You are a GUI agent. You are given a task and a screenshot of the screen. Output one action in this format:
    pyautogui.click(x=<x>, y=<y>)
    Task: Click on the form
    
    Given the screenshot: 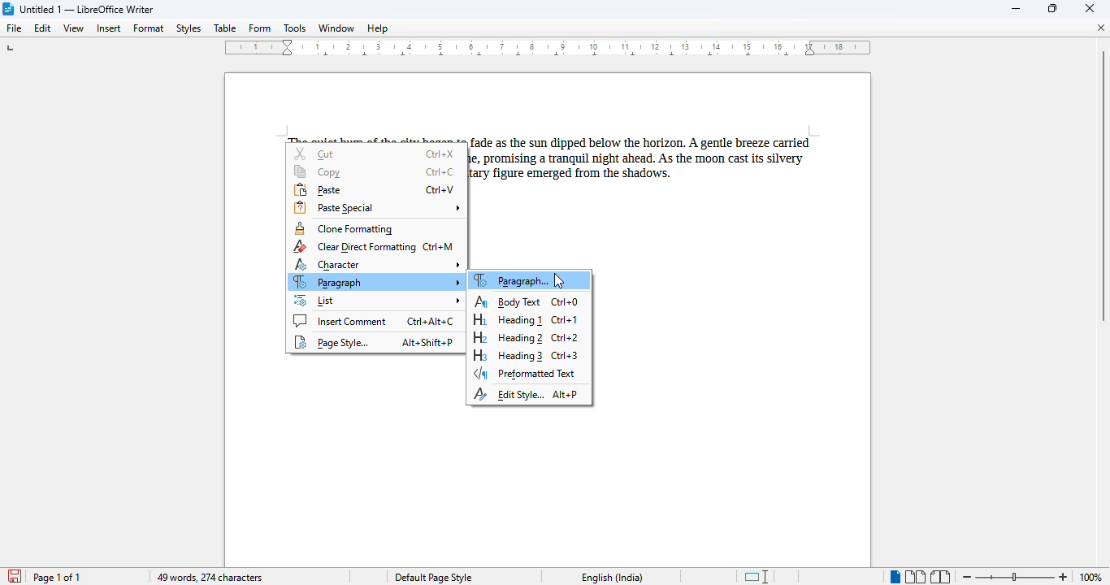 What is the action you would take?
    pyautogui.click(x=259, y=26)
    